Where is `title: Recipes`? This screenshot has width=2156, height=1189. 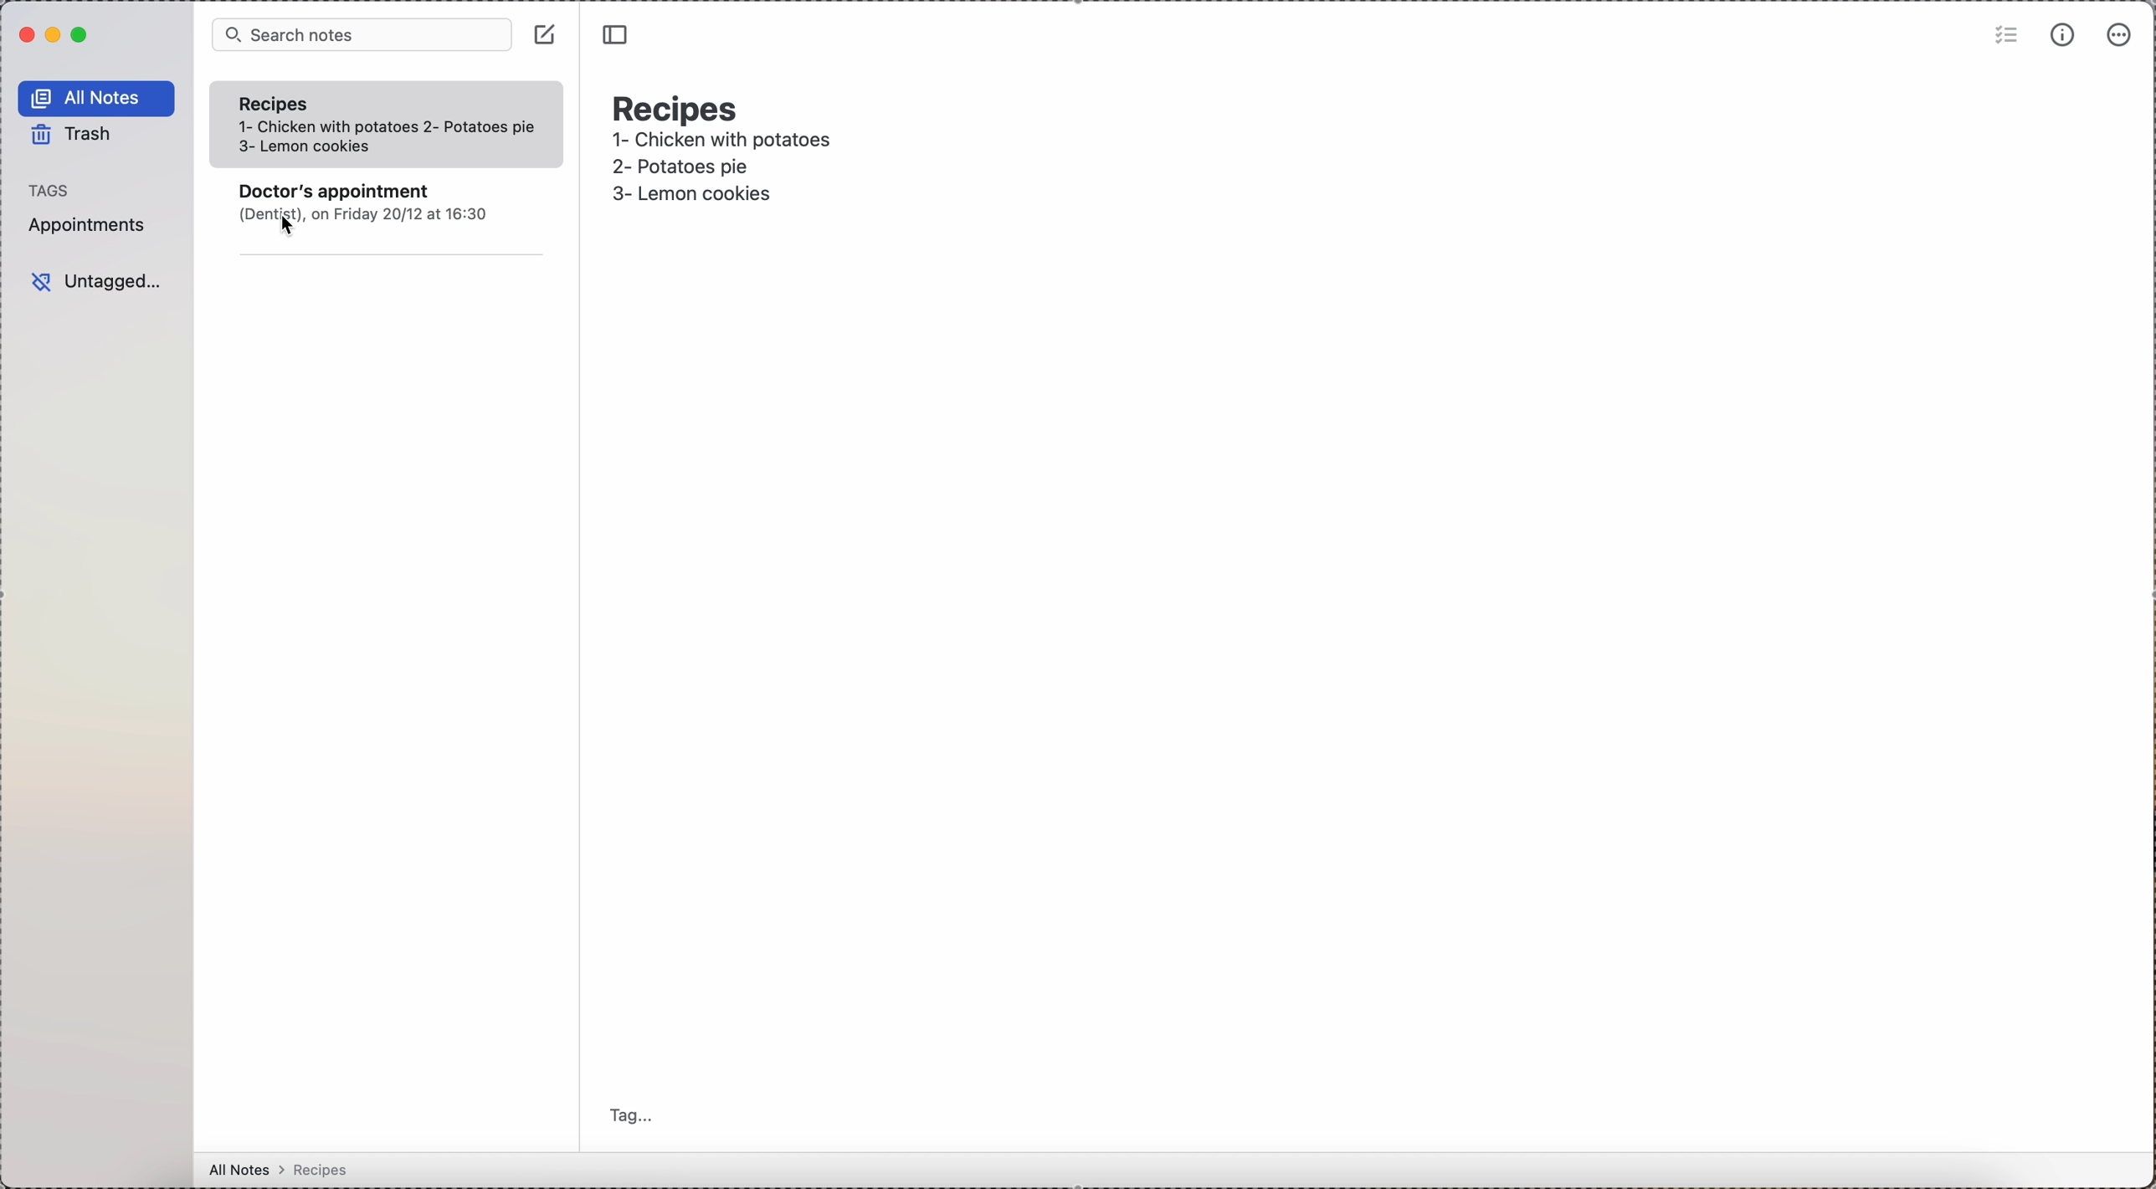 title: Recipes is located at coordinates (678, 105).